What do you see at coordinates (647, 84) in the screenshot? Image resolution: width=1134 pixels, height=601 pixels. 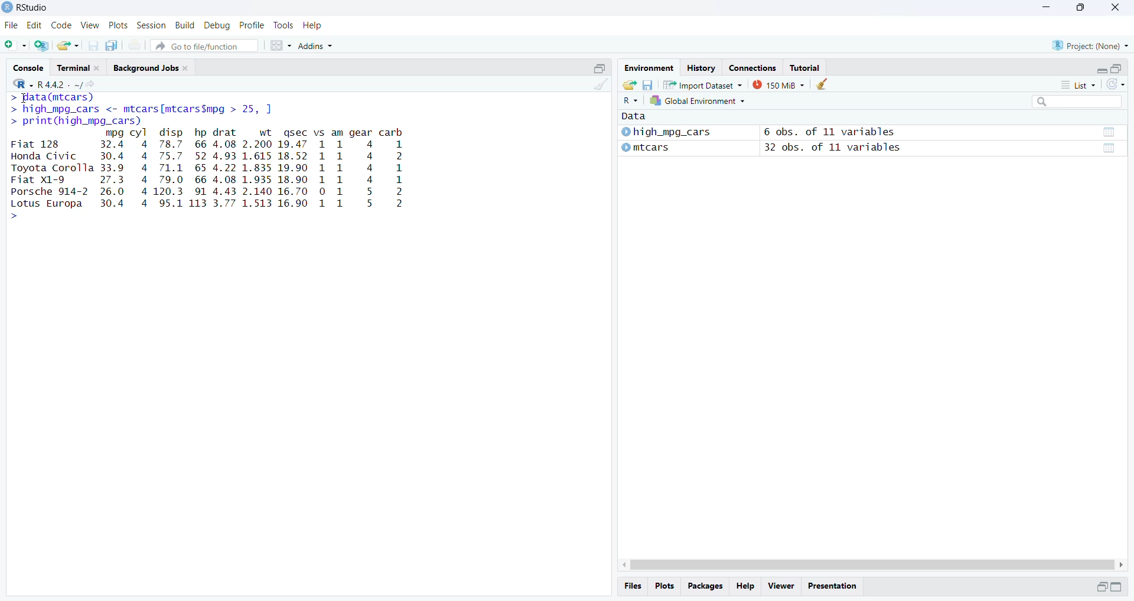 I see `save` at bounding box center [647, 84].